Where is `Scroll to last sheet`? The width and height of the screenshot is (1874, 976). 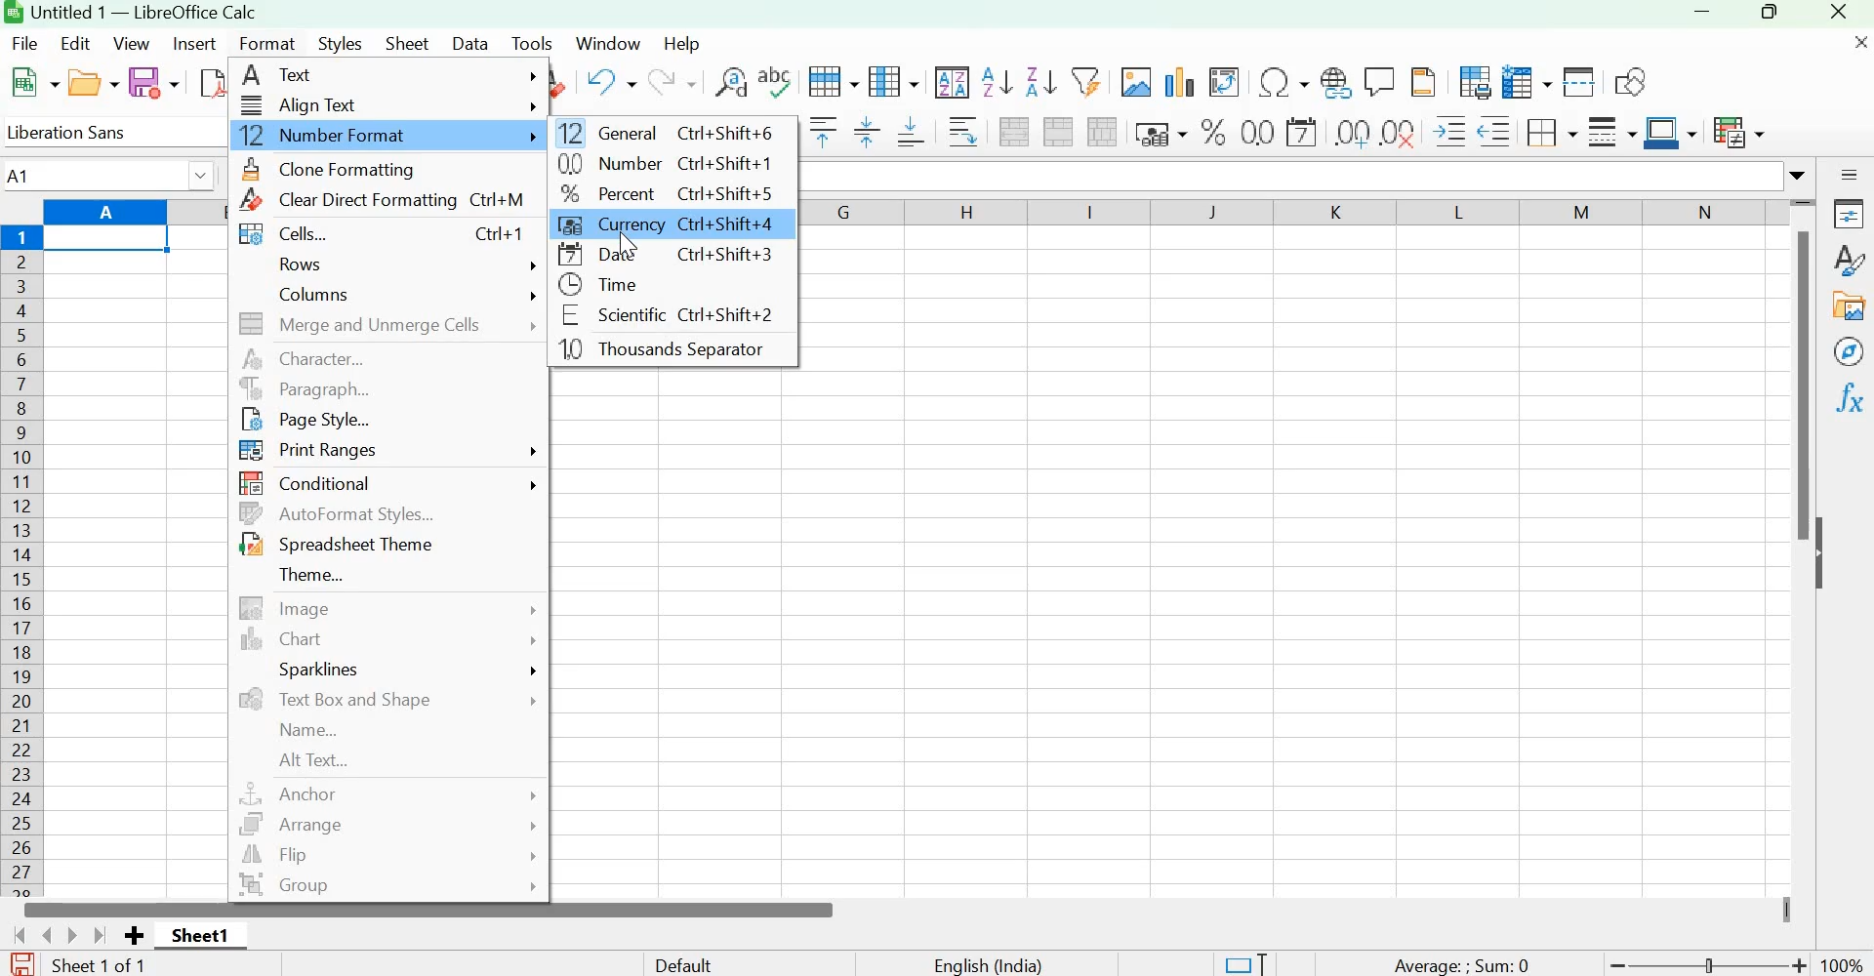
Scroll to last sheet is located at coordinates (102, 935).